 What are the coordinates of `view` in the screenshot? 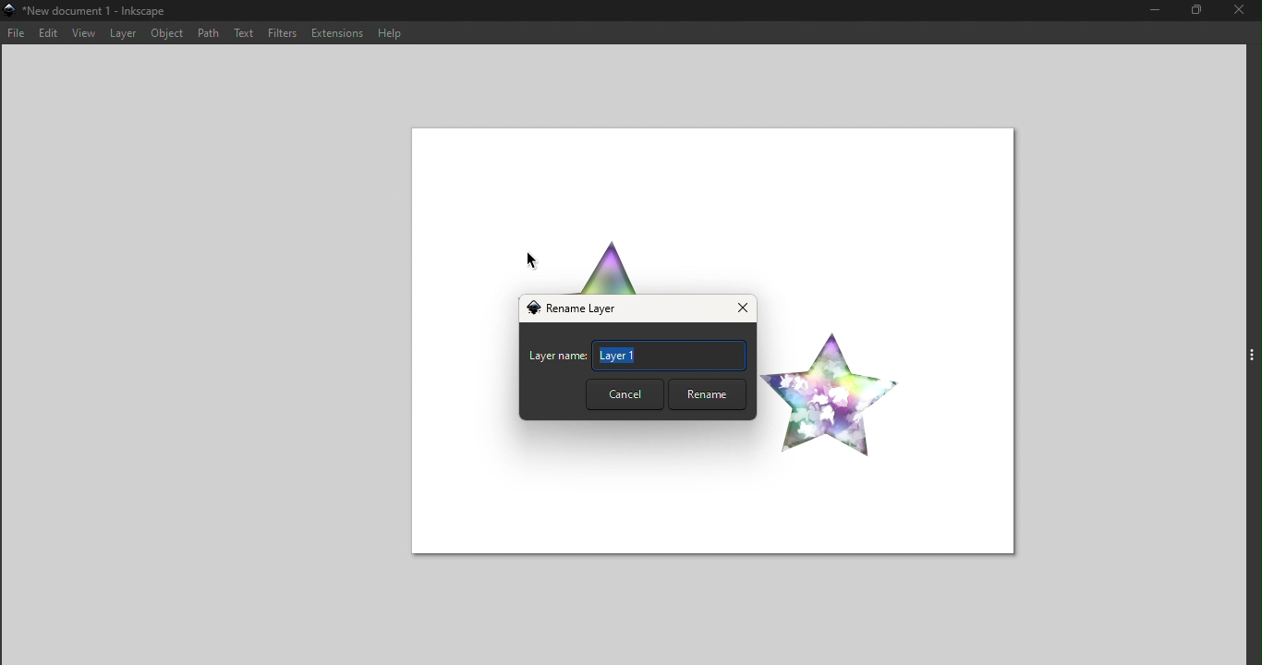 It's located at (80, 34).